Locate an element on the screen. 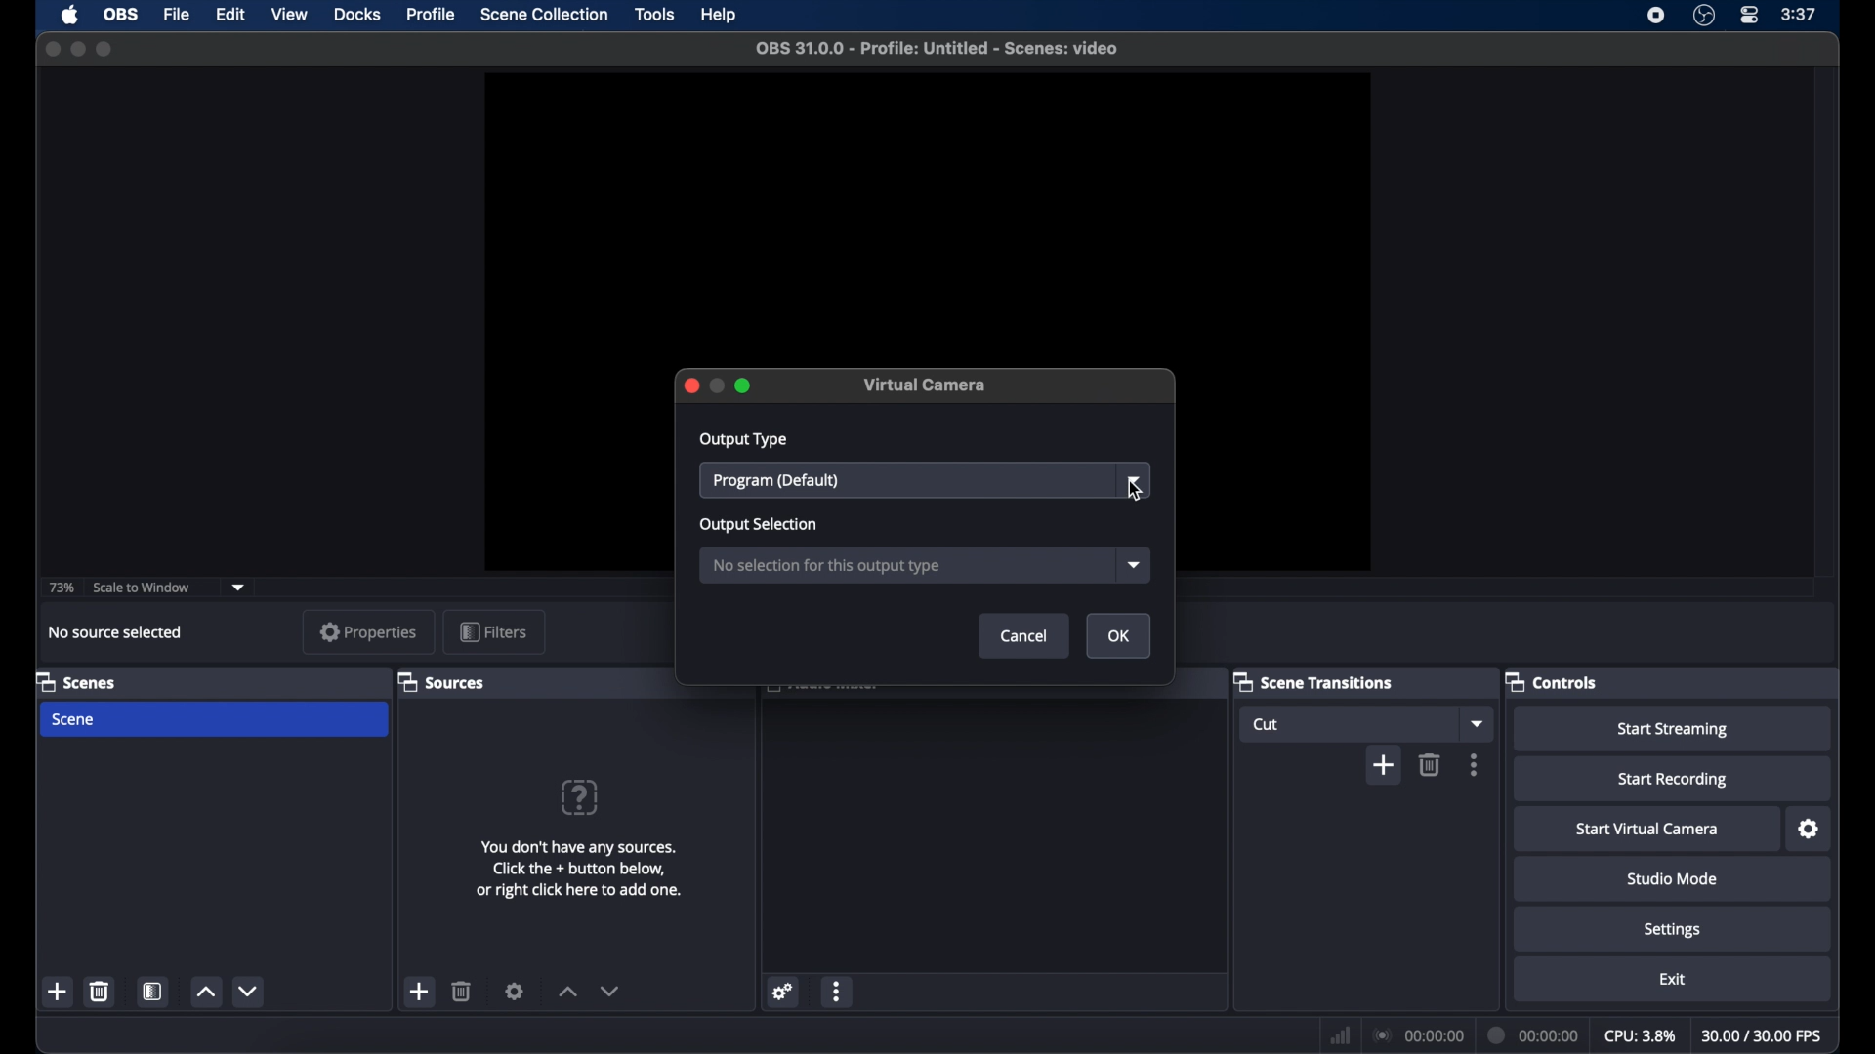 The width and height of the screenshot is (1875, 1054). start streaming is located at coordinates (1672, 730).